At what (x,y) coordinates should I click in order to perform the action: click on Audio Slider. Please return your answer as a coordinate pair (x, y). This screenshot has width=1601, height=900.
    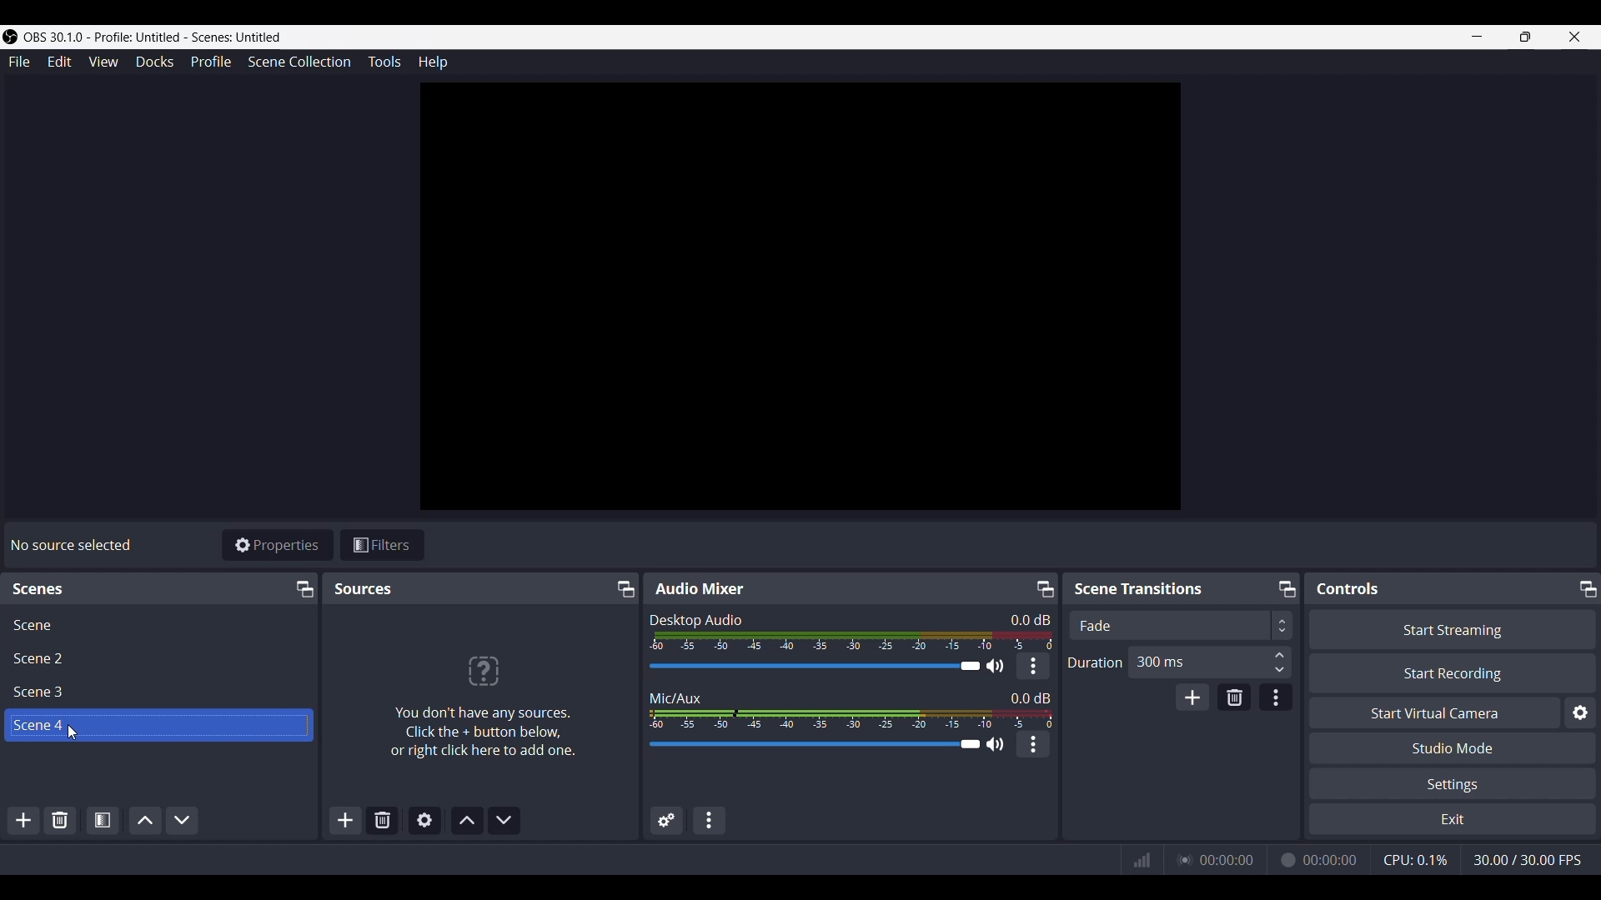
    Looking at the image, I should click on (812, 745).